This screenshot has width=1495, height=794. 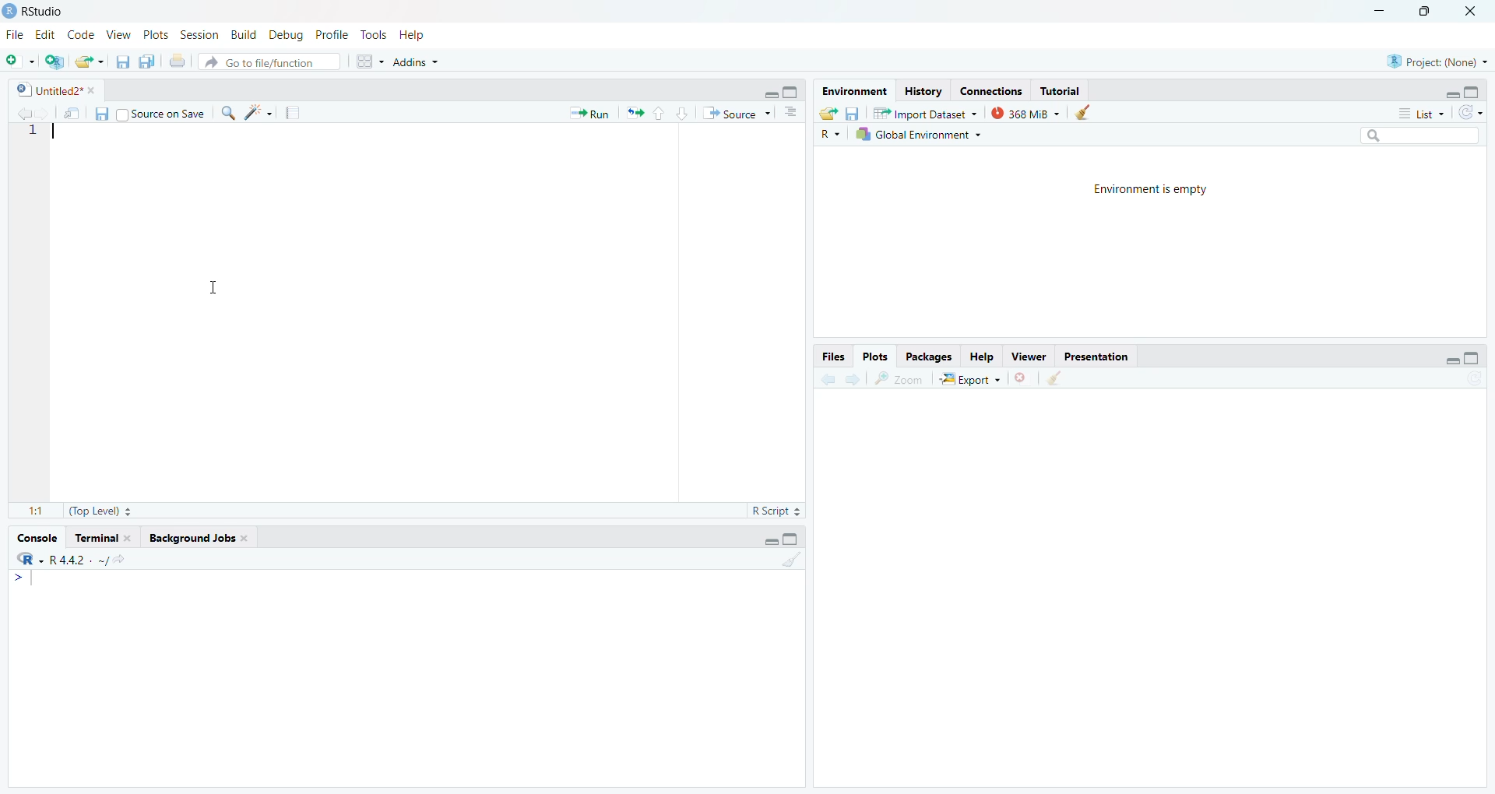 What do you see at coordinates (788, 560) in the screenshot?
I see `clear` at bounding box center [788, 560].